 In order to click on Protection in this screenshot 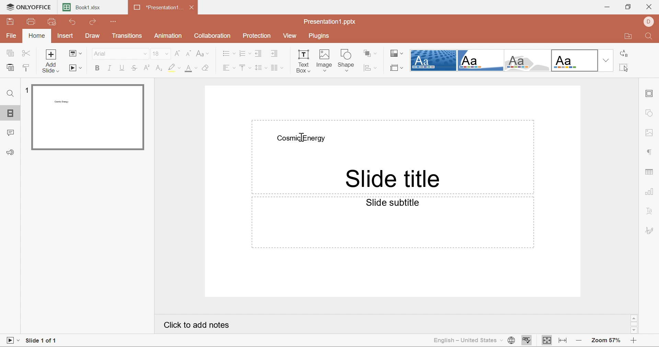, I will do `click(257, 35)`.